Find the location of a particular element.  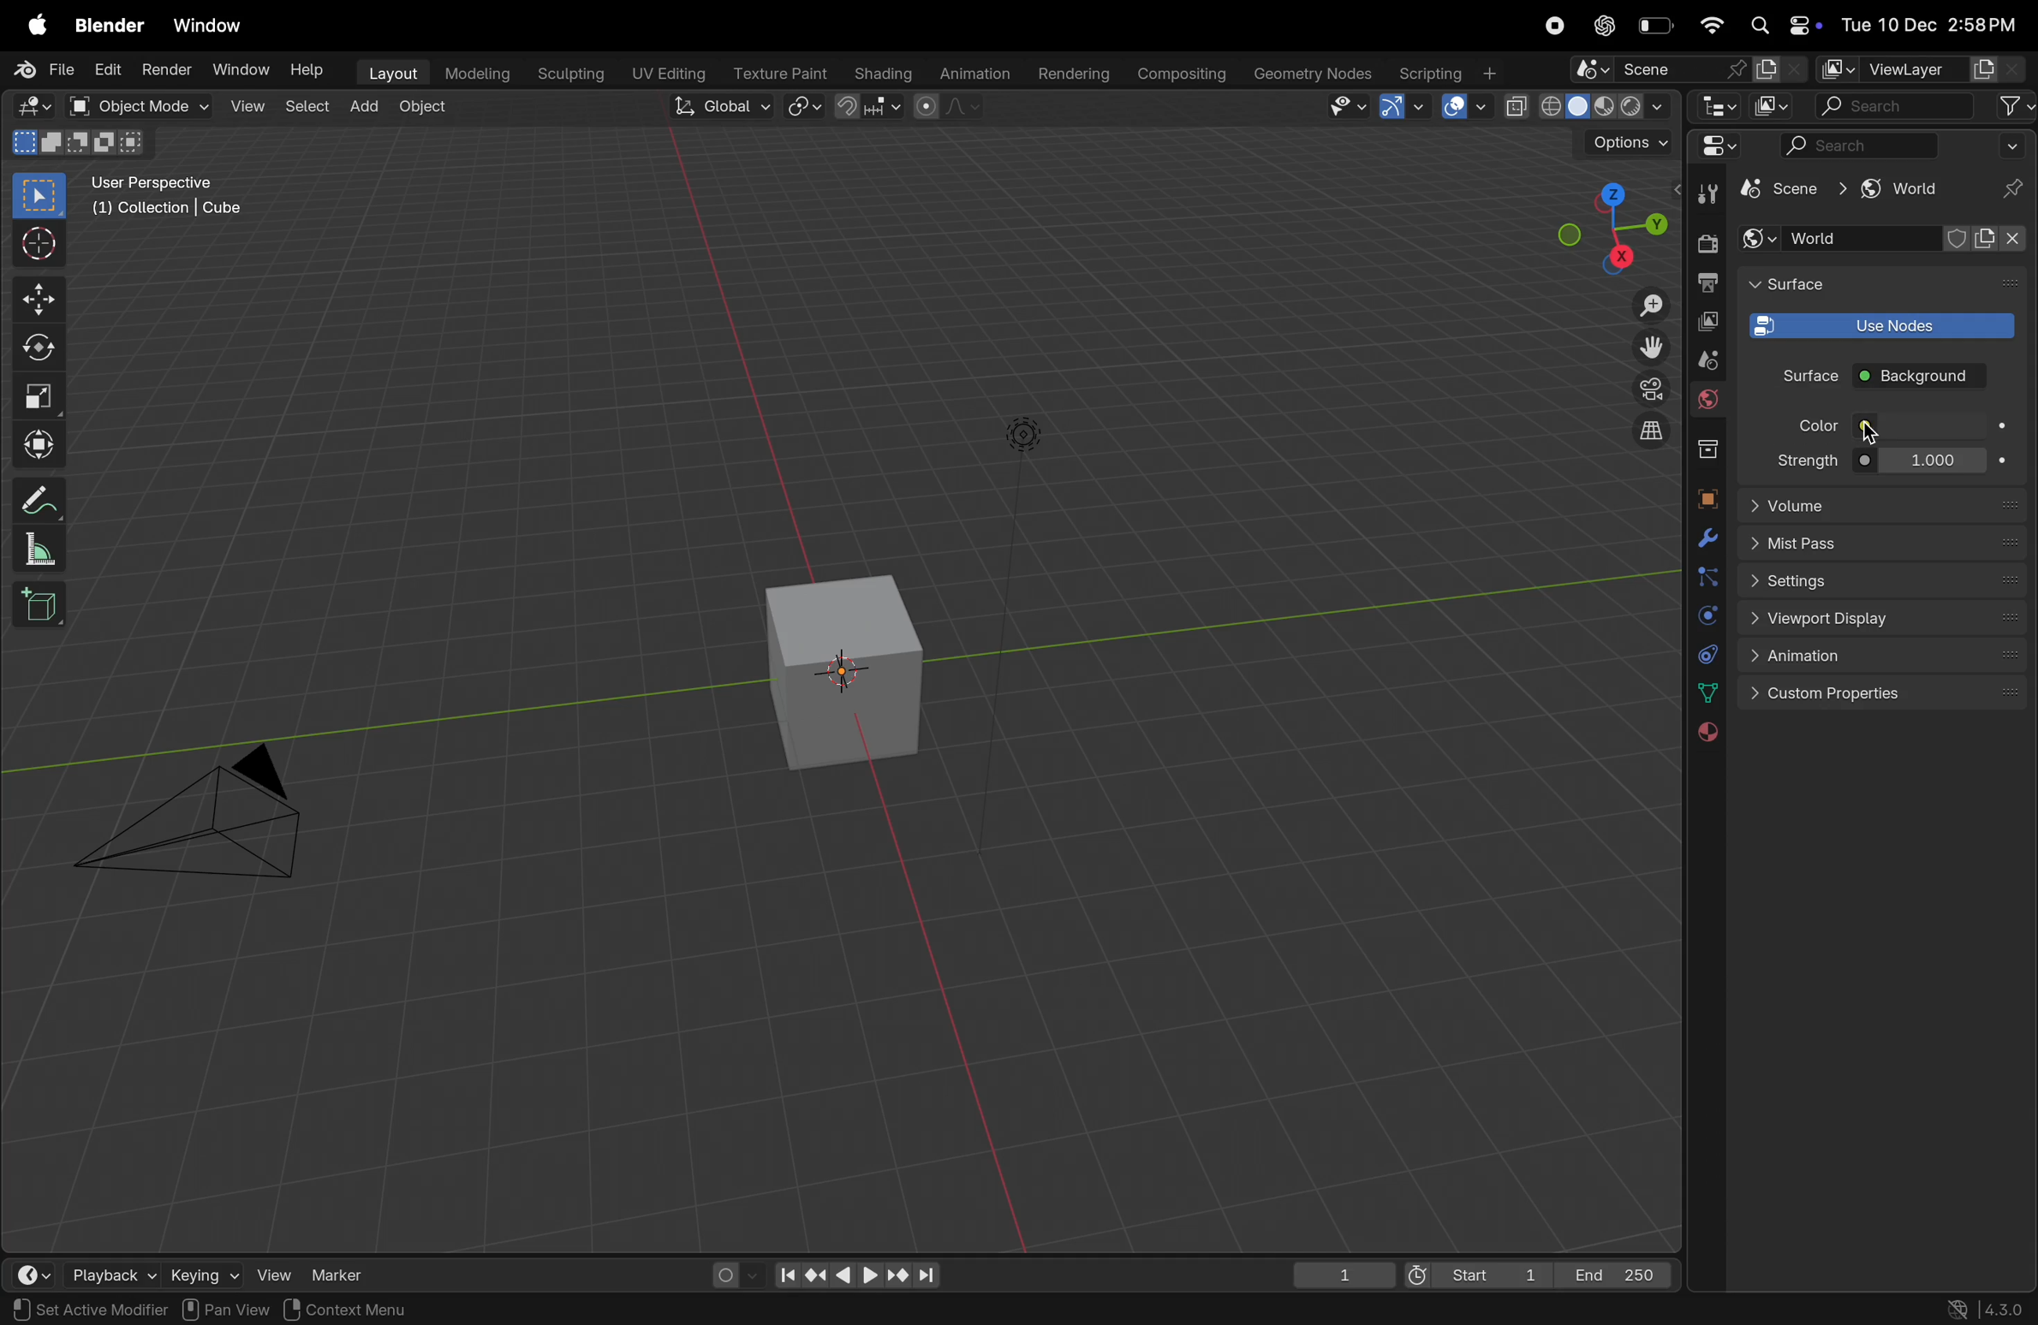

context menu is located at coordinates (357, 1309).